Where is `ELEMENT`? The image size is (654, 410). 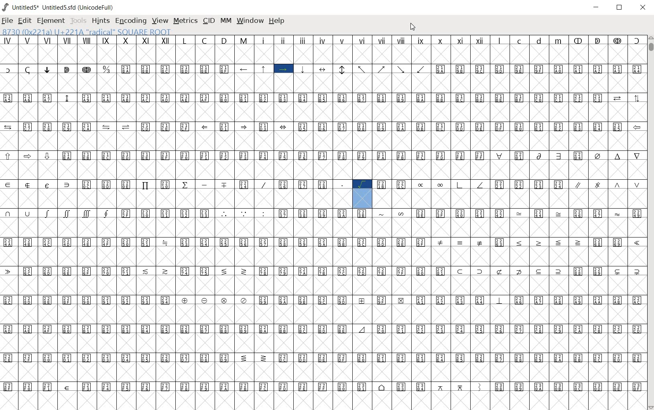
ELEMENT is located at coordinates (51, 20).